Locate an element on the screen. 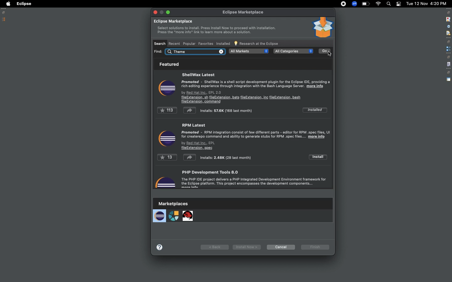 This screenshot has height=282, width=452. restore is located at coordinates (449, 42).